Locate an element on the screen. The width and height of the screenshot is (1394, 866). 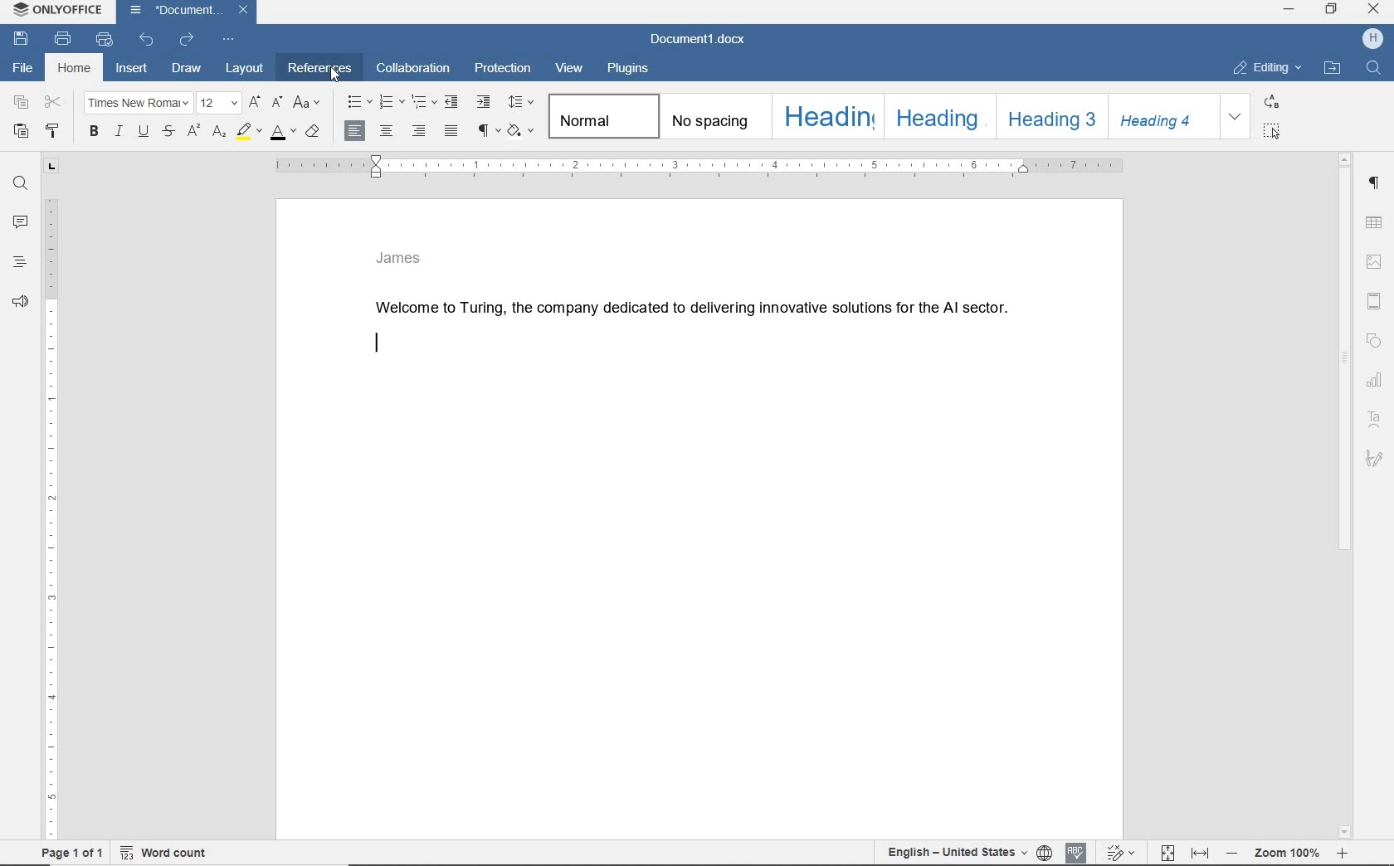
layout is located at coordinates (243, 67).